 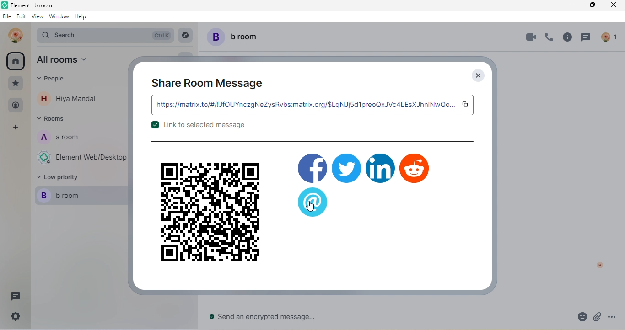 What do you see at coordinates (578, 317) in the screenshot?
I see `emoji` at bounding box center [578, 317].